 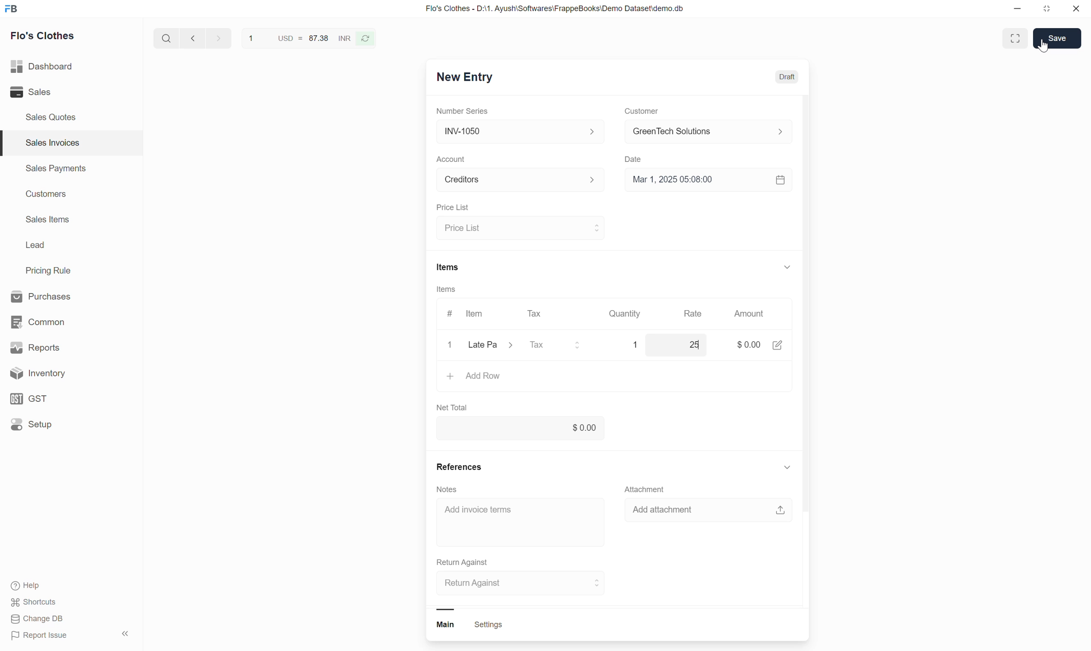 I want to click on Notes, so click(x=447, y=488).